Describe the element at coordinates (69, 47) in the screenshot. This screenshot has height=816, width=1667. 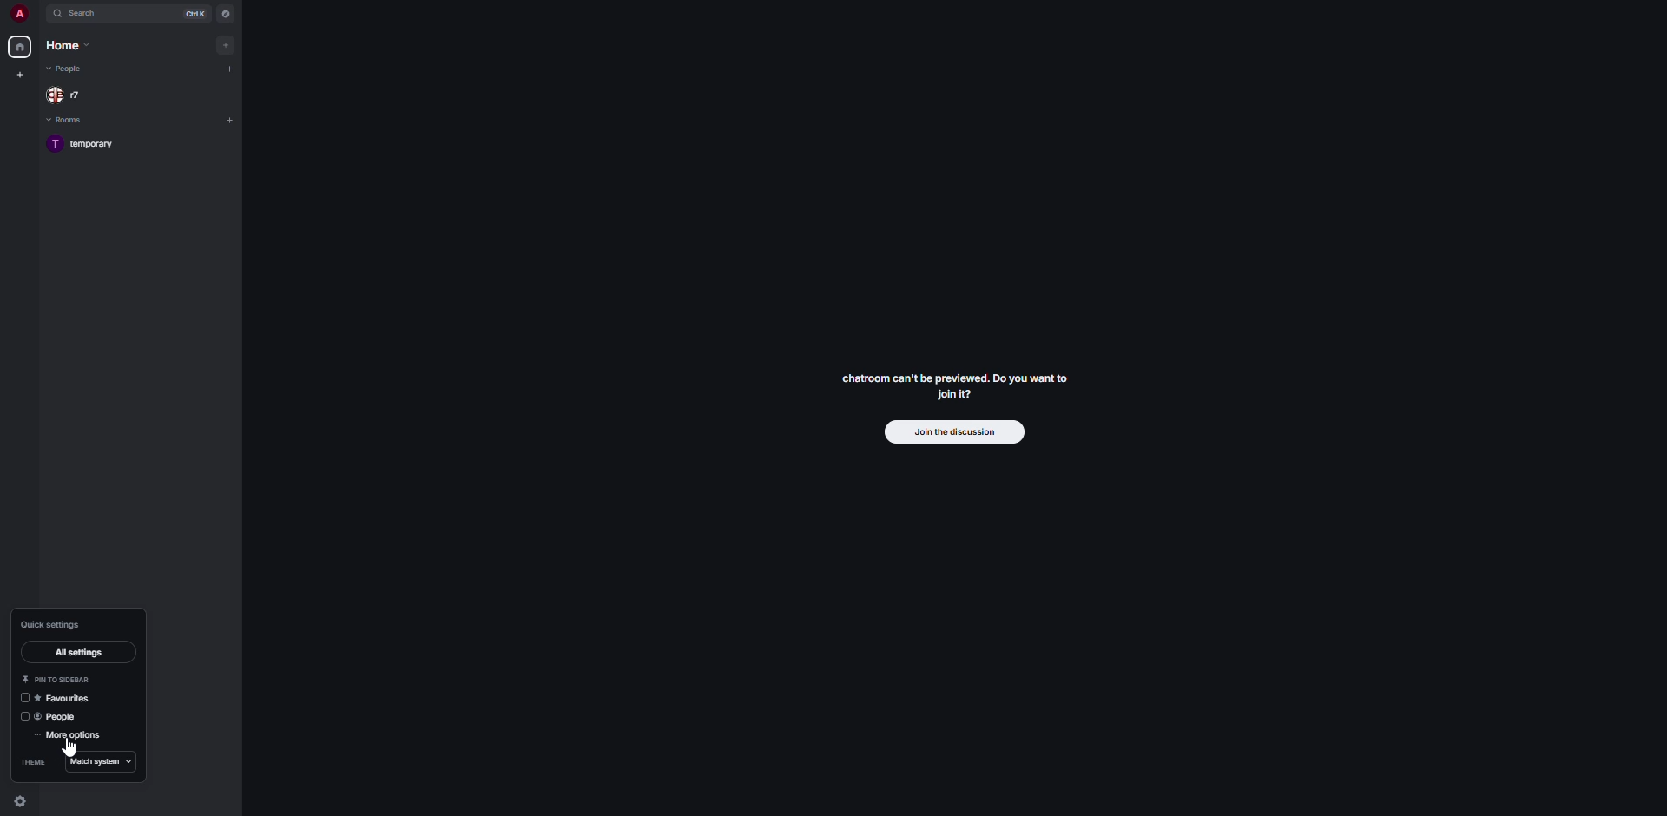
I see `home` at that location.